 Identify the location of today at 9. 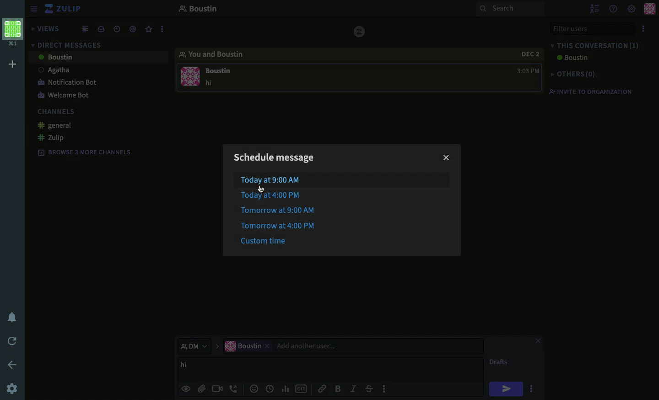
(272, 181).